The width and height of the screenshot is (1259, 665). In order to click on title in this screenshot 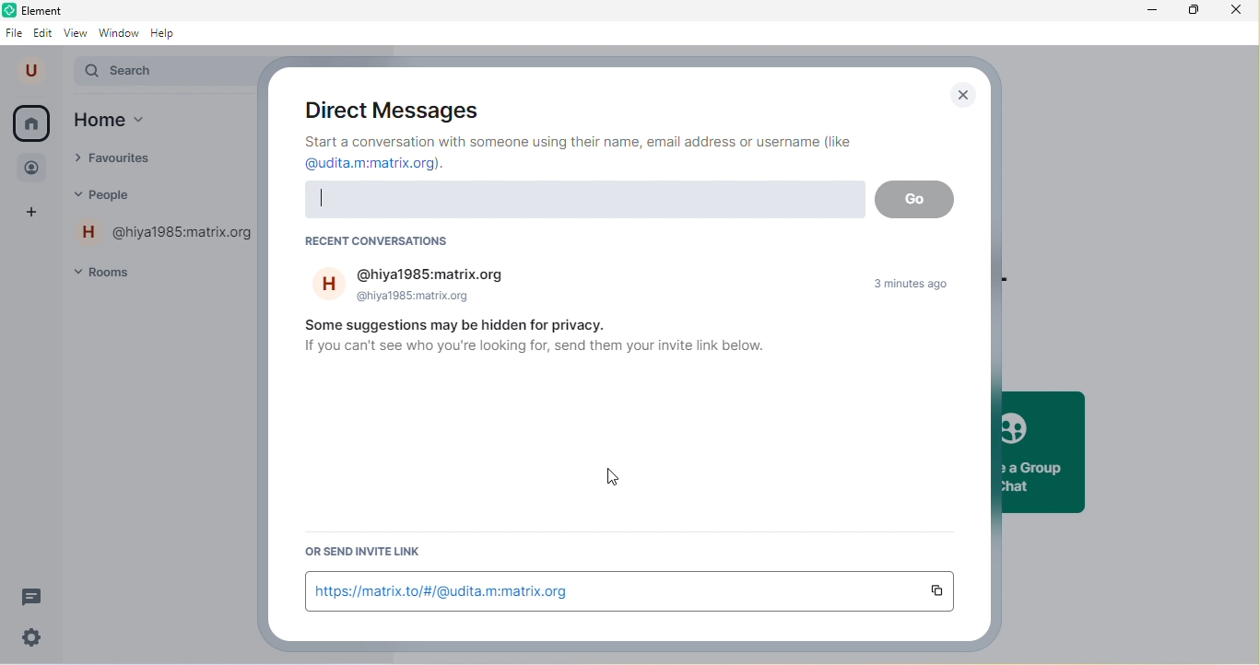, I will do `click(55, 9)`.